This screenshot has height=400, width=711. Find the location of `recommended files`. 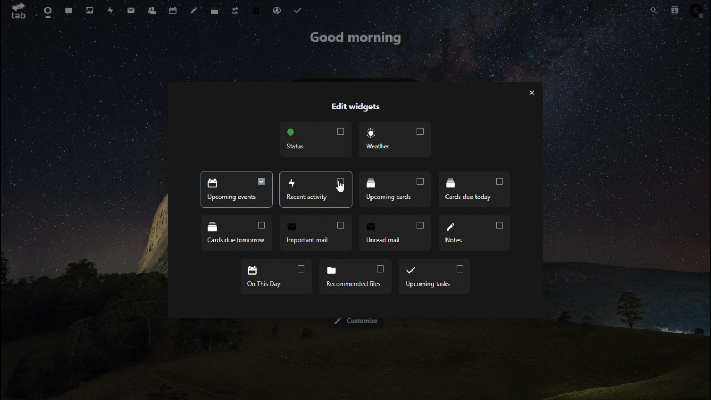

recommended files is located at coordinates (354, 276).